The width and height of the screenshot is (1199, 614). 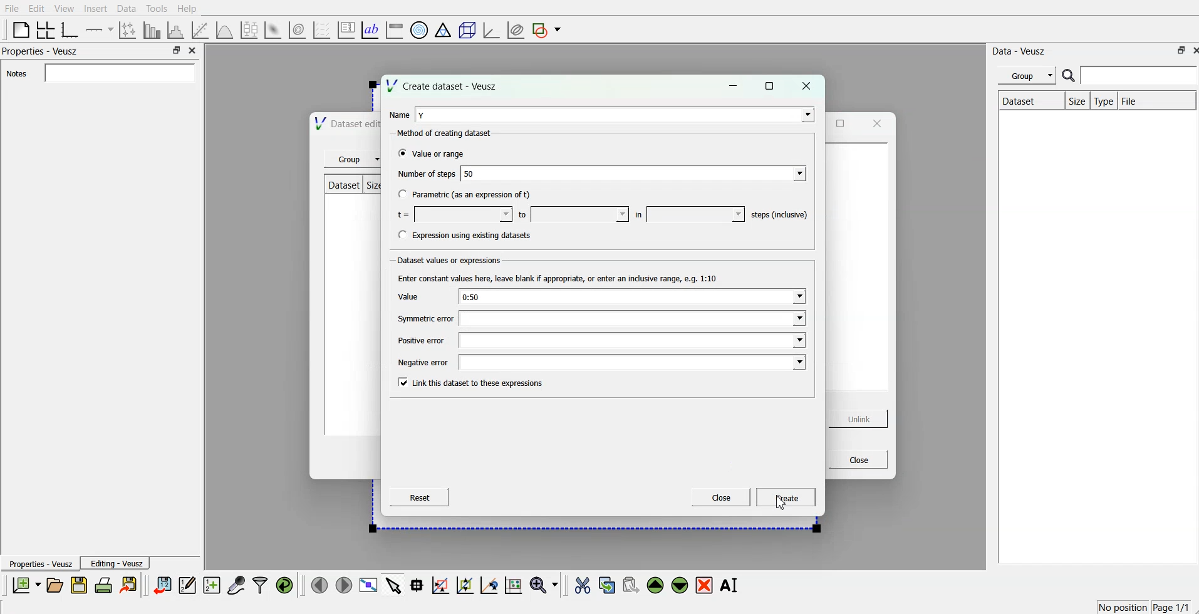 What do you see at coordinates (96, 8) in the screenshot?
I see `Insert` at bounding box center [96, 8].